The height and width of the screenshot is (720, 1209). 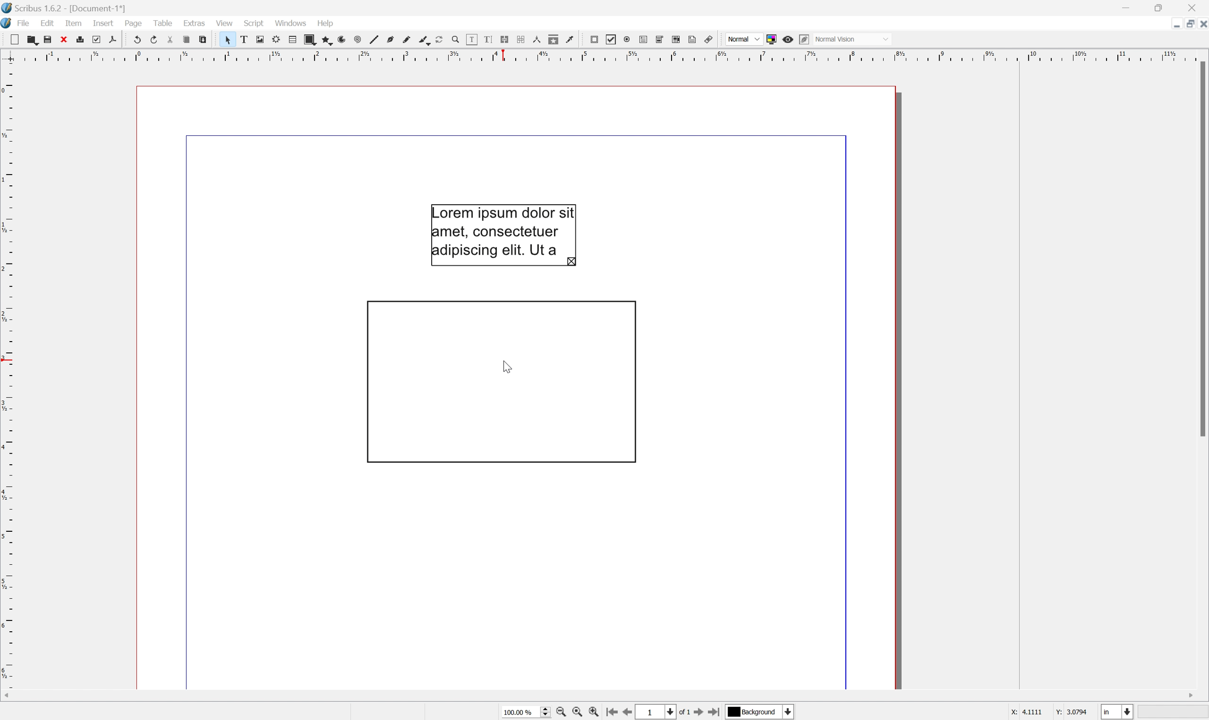 What do you see at coordinates (8, 23) in the screenshot?
I see `Scribus icon` at bounding box center [8, 23].